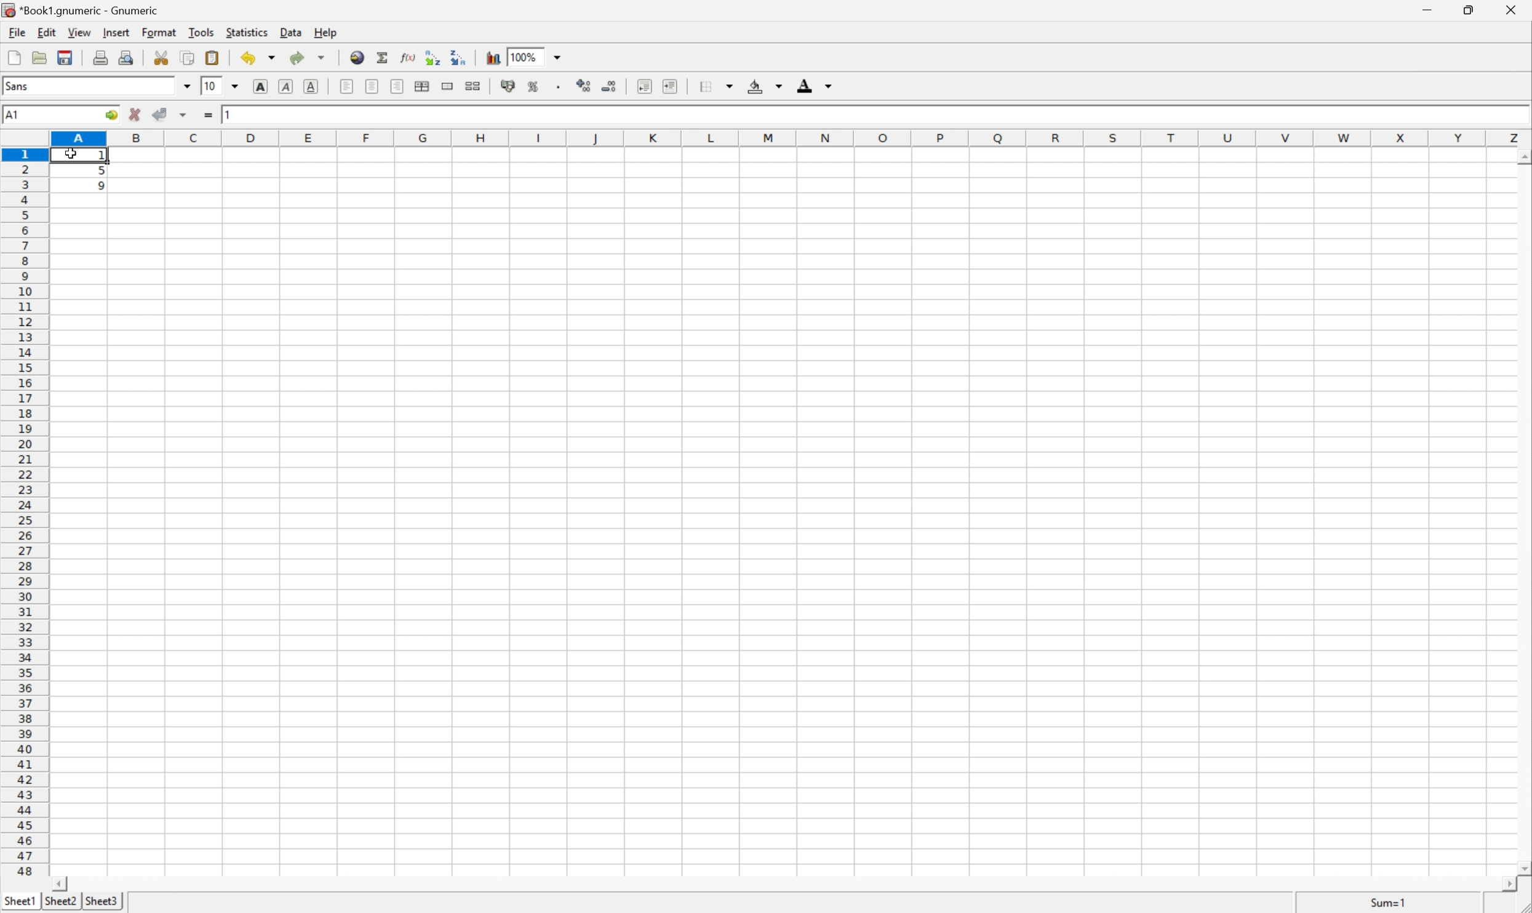  I want to click on scroll up, so click(1522, 158).